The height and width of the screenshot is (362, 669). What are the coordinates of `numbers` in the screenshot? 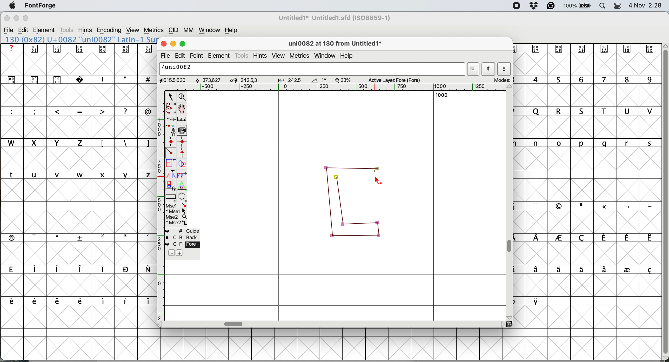 It's located at (588, 79).